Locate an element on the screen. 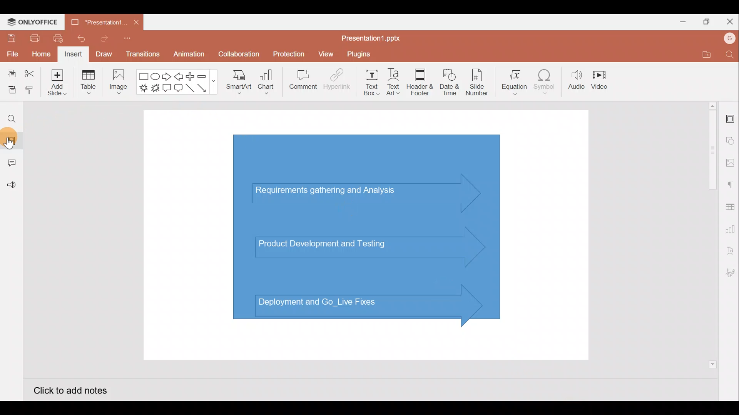  Home is located at coordinates (41, 55).